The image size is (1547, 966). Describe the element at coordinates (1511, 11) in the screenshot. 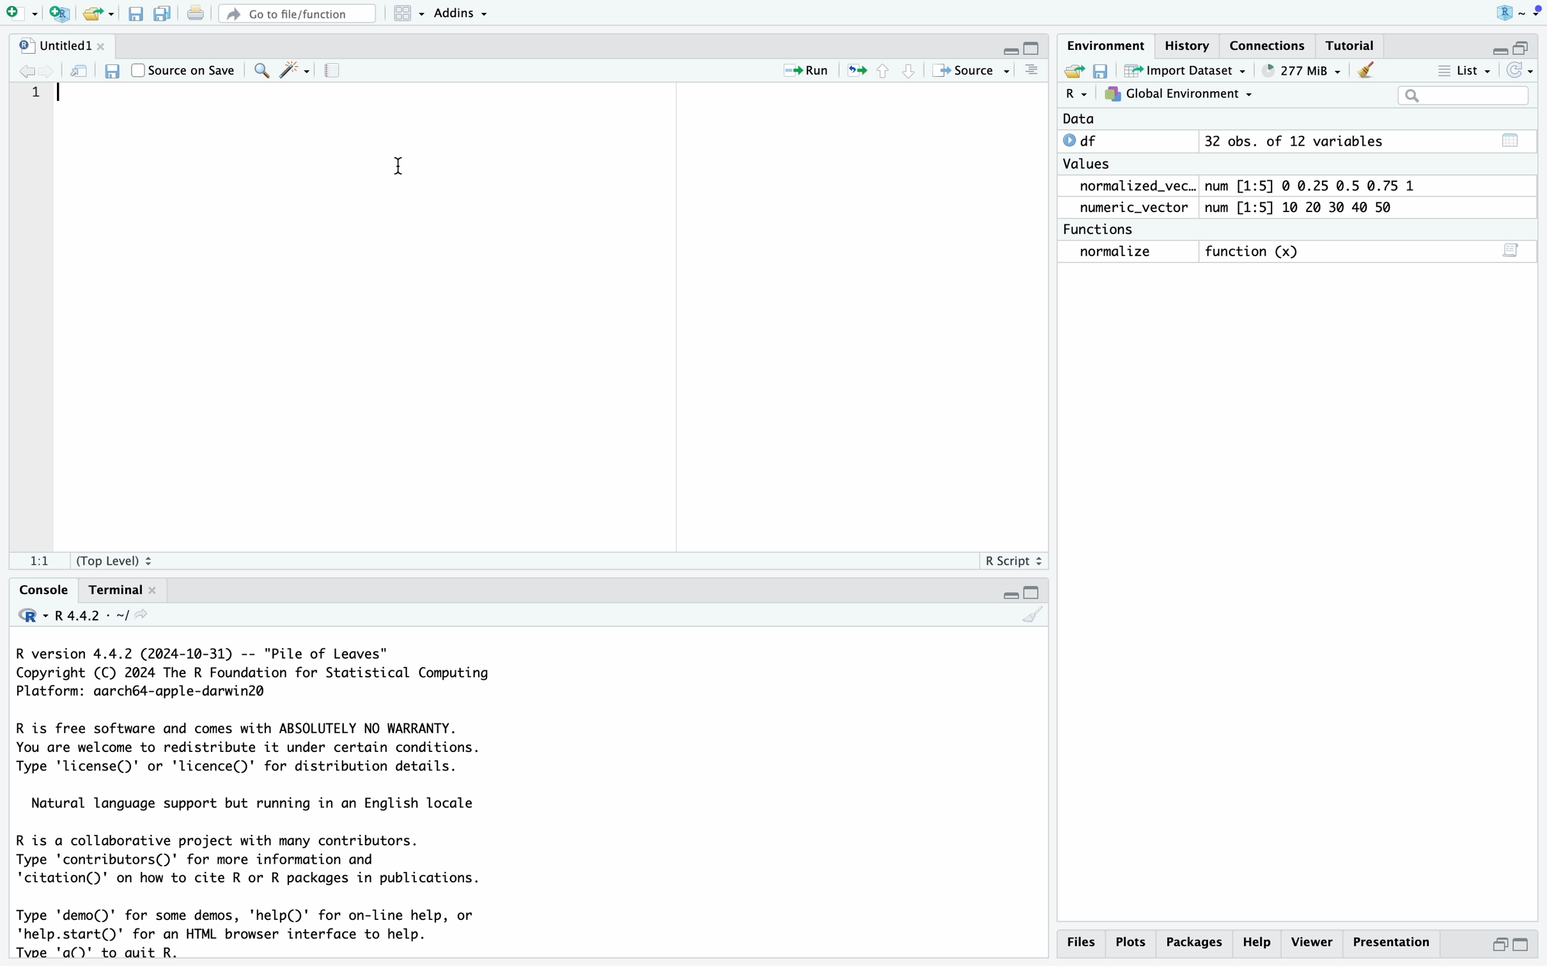

I see `R` at that location.